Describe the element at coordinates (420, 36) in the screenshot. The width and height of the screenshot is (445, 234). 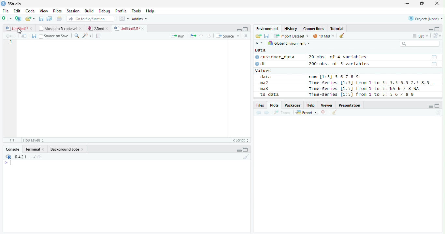
I see `List` at that location.